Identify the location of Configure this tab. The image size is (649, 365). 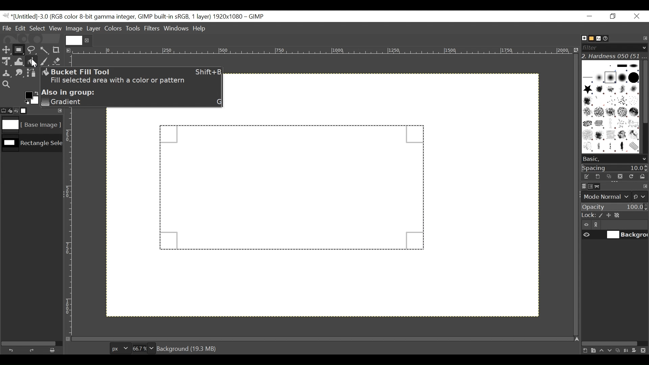
(58, 110).